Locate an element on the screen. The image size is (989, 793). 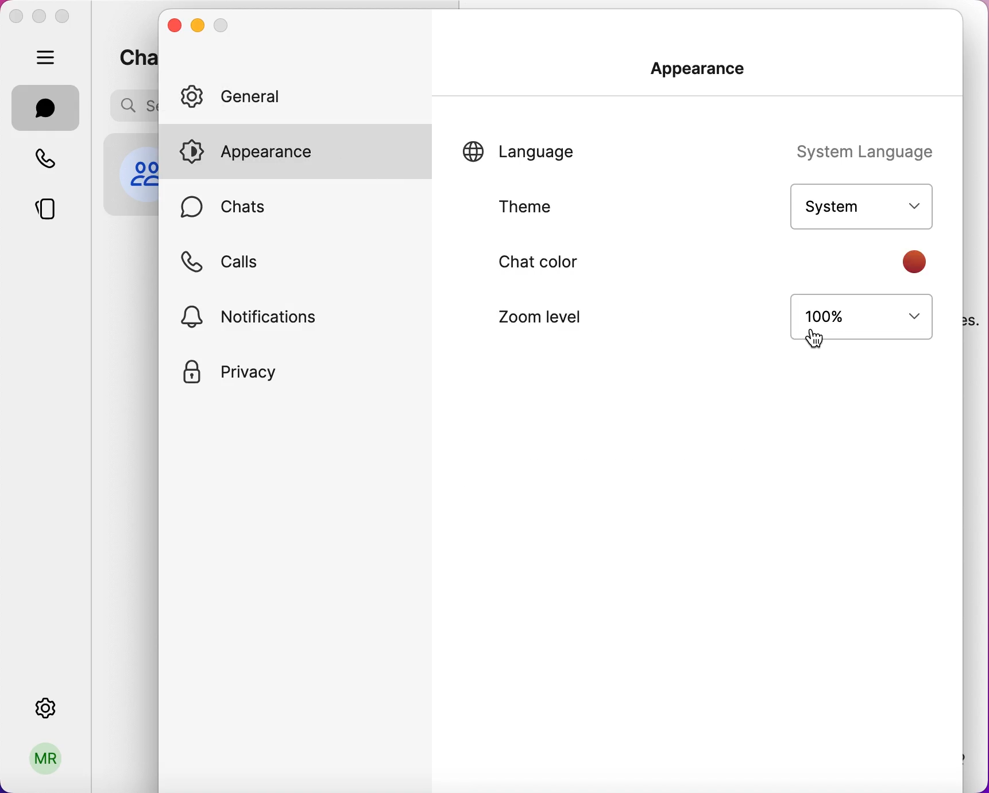
appearance is located at coordinates (302, 153).